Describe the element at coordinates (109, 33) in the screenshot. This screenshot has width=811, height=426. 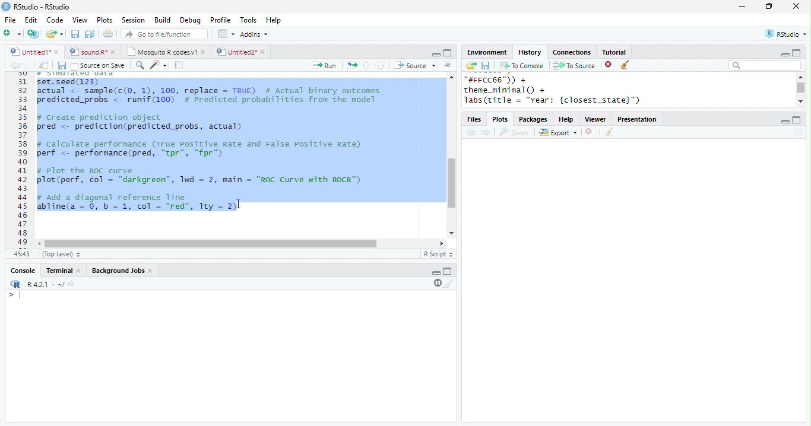
I see `print` at that location.